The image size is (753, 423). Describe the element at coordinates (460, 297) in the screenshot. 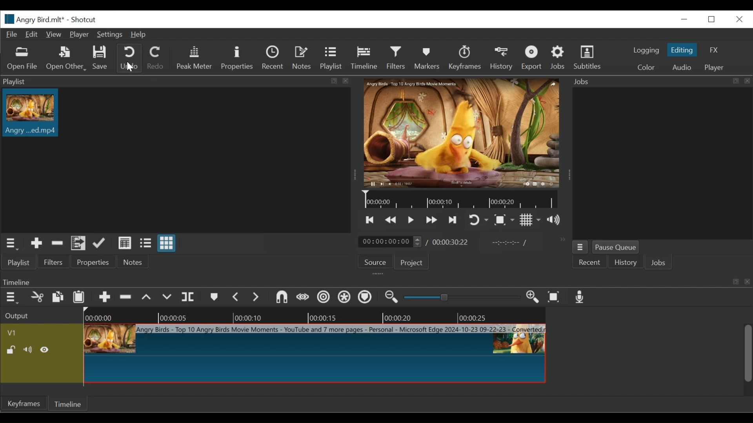

I see `Zoom slider` at that location.